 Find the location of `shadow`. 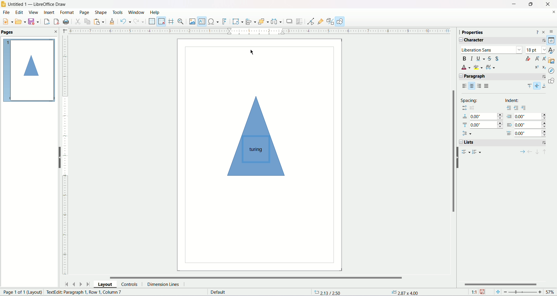

shadow is located at coordinates (498, 59).